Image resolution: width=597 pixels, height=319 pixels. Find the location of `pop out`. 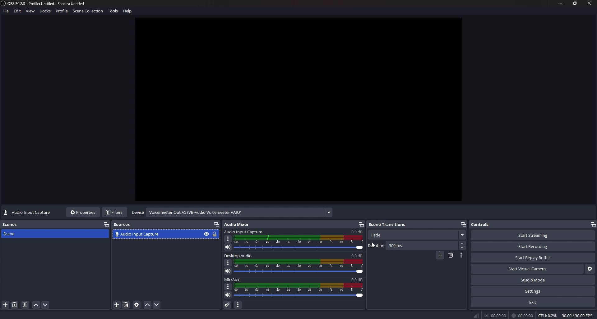

pop out is located at coordinates (106, 224).